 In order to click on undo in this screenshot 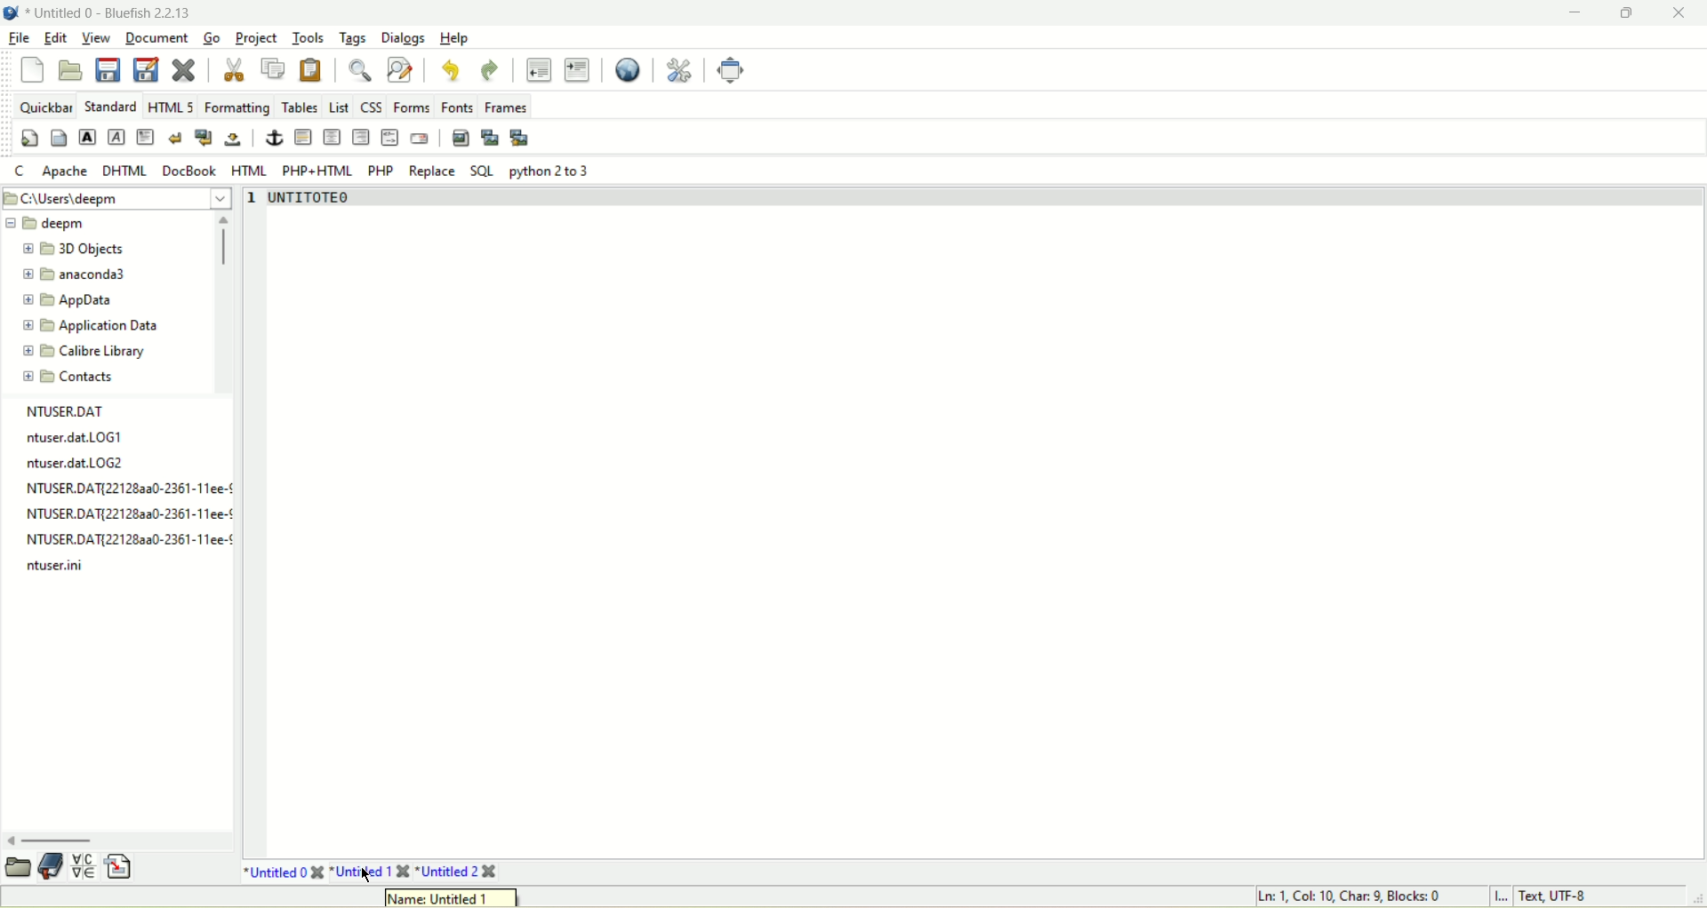, I will do `click(452, 68)`.